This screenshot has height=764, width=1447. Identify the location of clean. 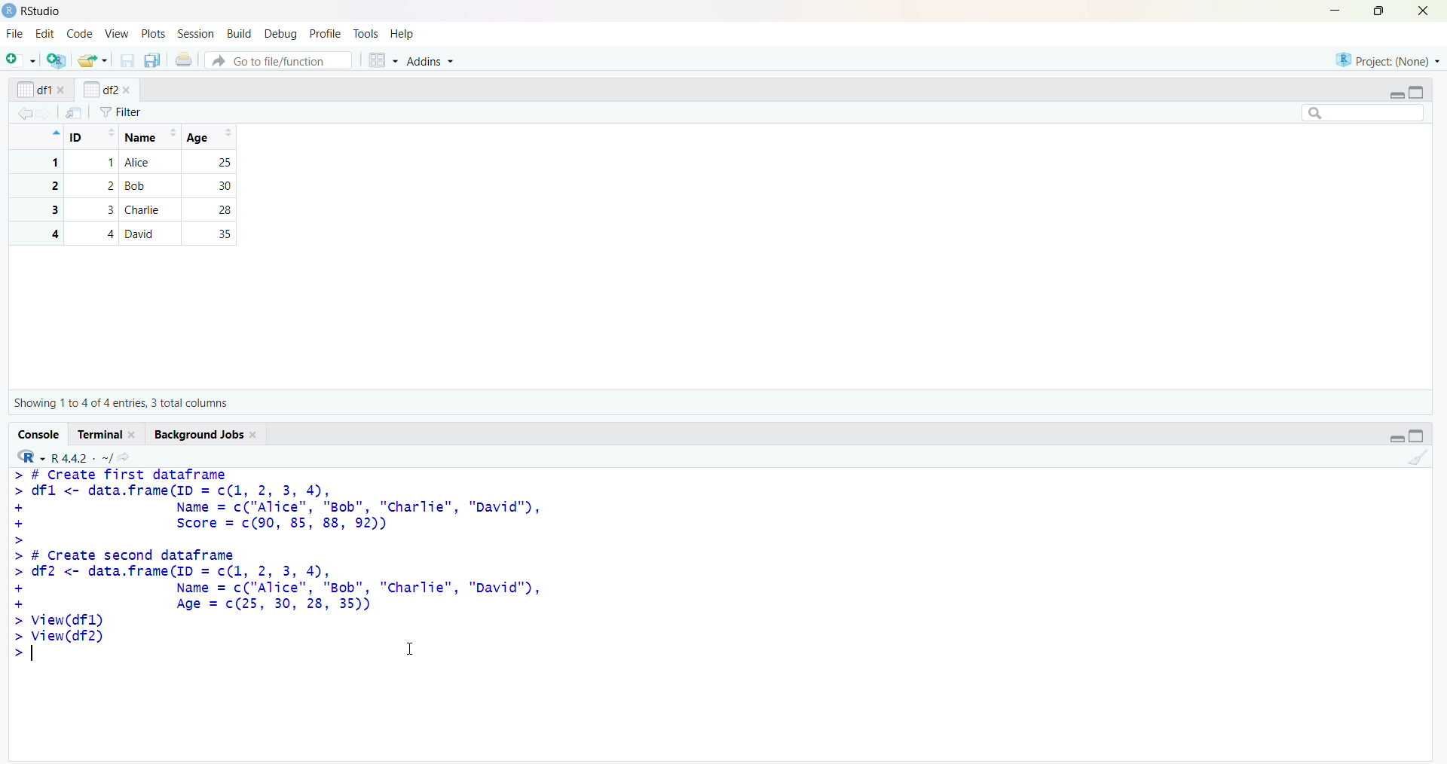
(1419, 458).